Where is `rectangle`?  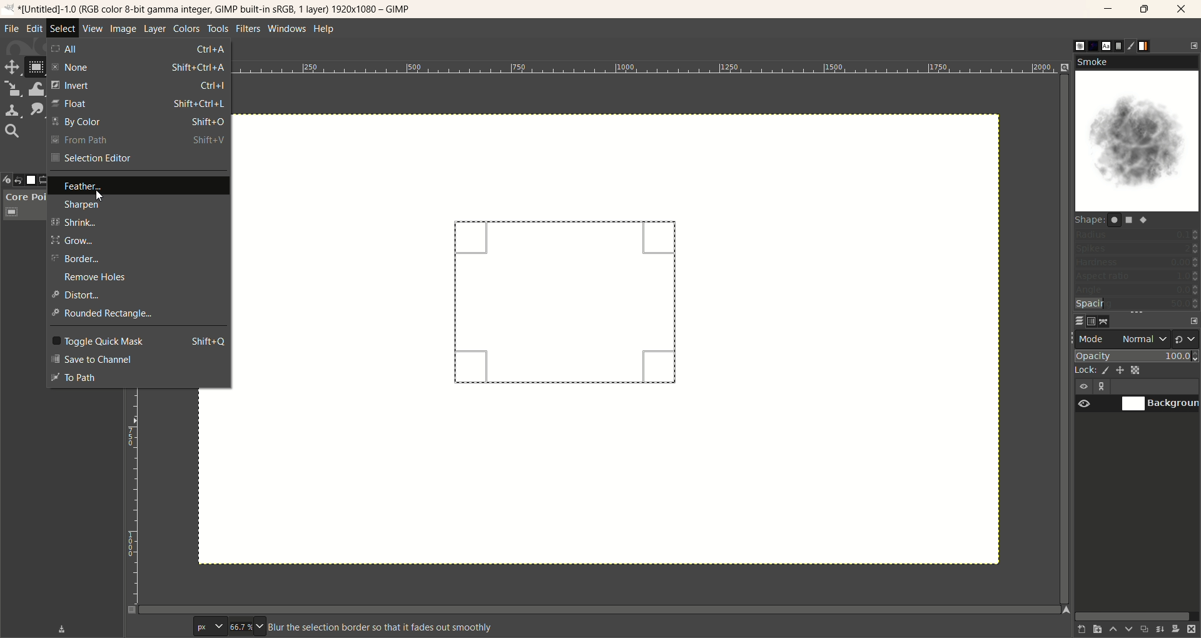
rectangle is located at coordinates (572, 301).